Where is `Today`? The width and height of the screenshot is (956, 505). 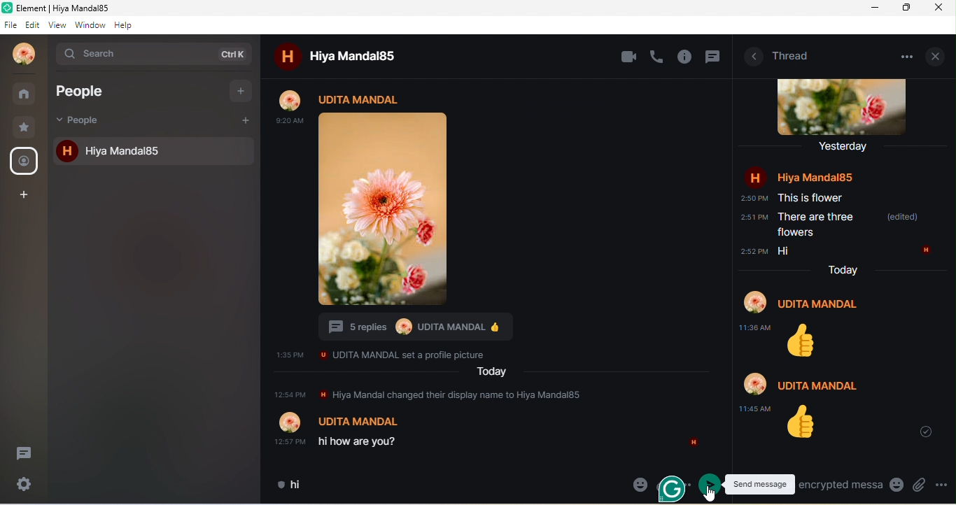 Today is located at coordinates (493, 371).